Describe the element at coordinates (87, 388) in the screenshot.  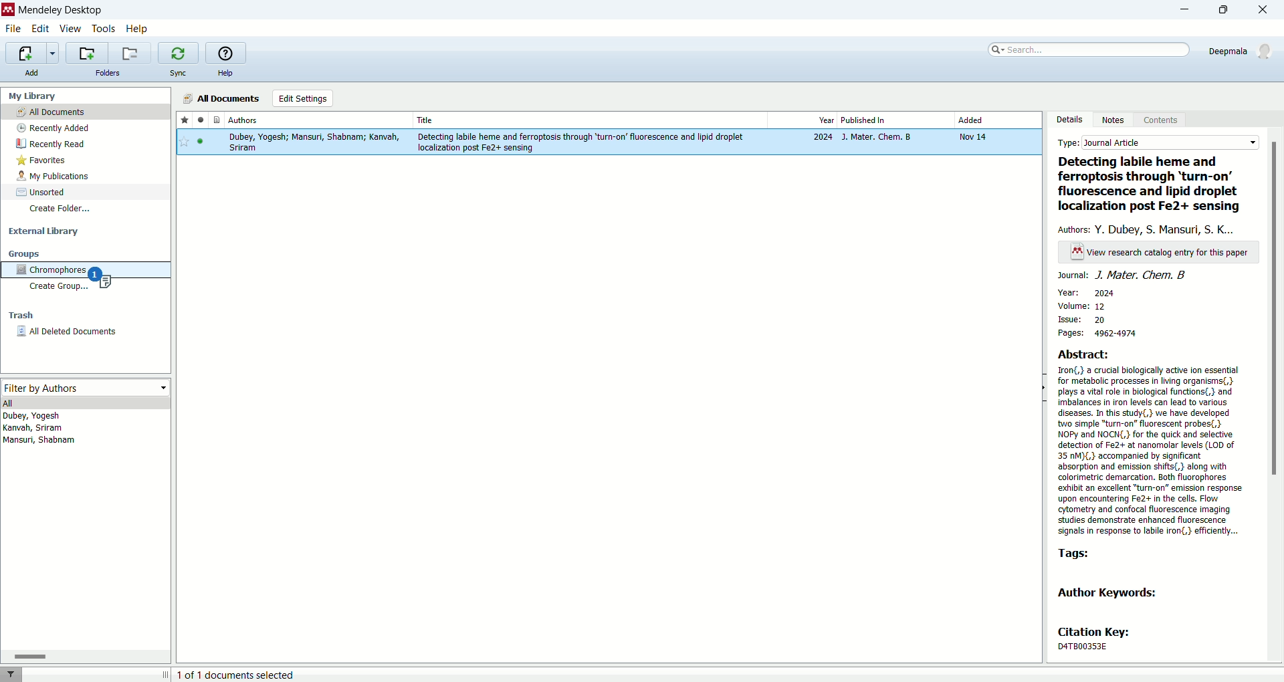
I see `filter by authors` at that location.